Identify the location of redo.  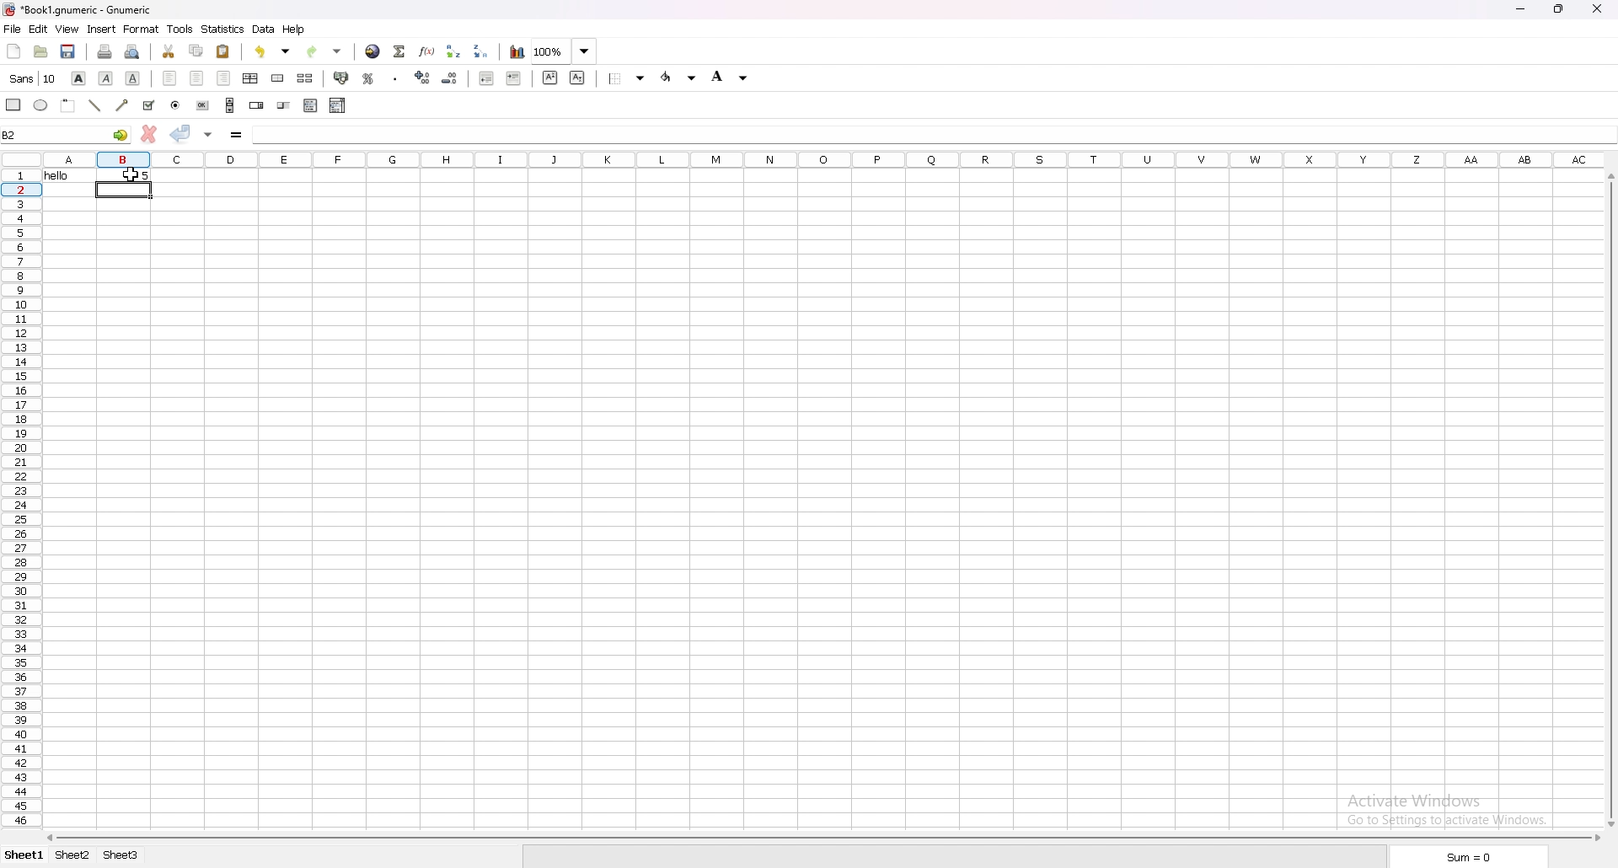
(328, 50).